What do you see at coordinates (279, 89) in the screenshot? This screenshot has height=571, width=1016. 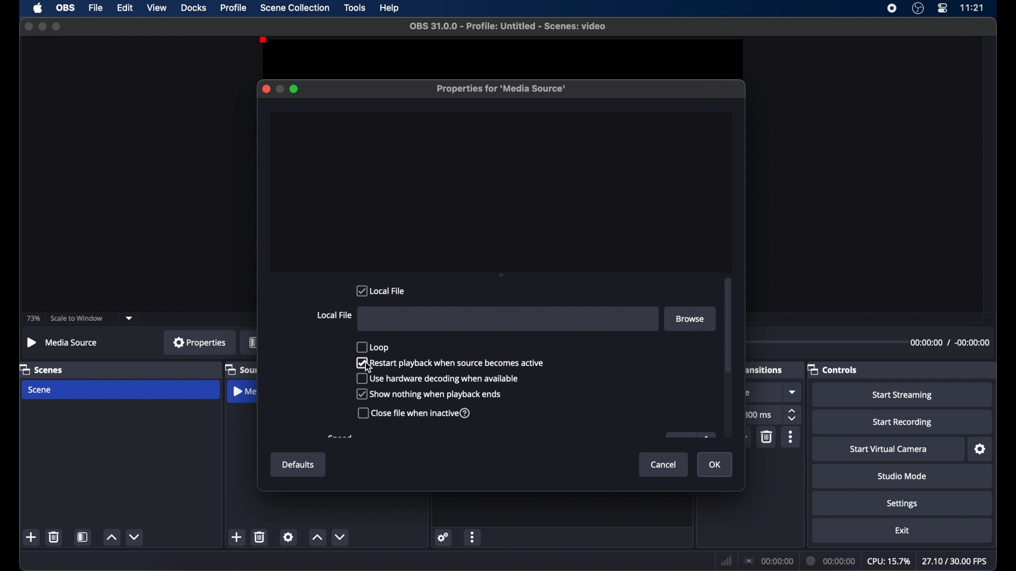 I see `minimize` at bounding box center [279, 89].